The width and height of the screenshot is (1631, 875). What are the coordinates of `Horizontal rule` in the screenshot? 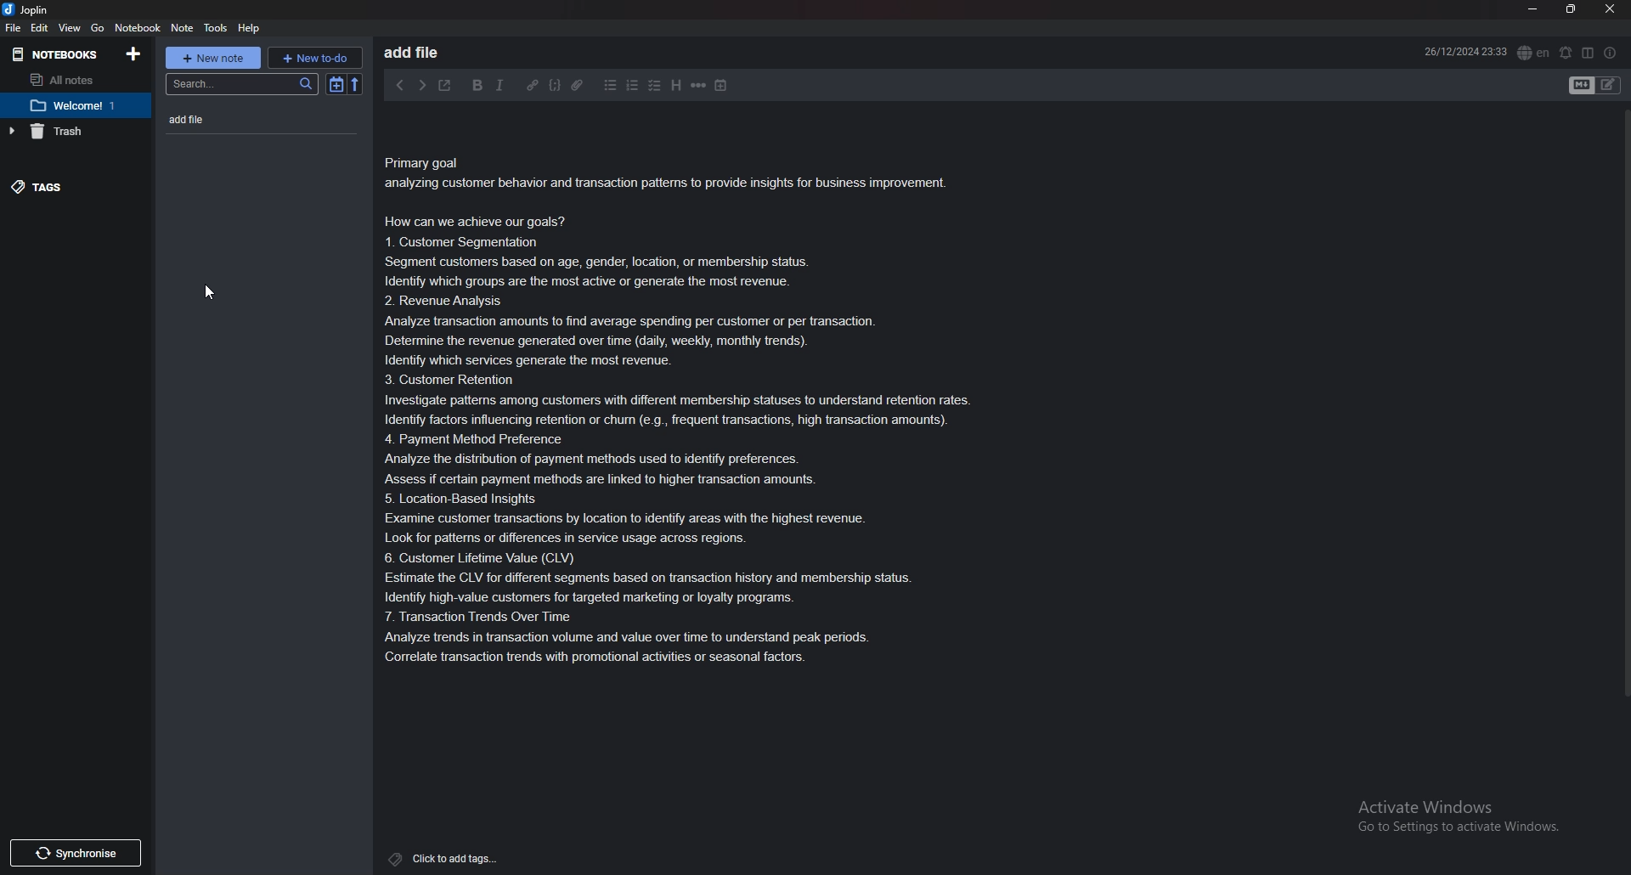 It's located at (699, 85).